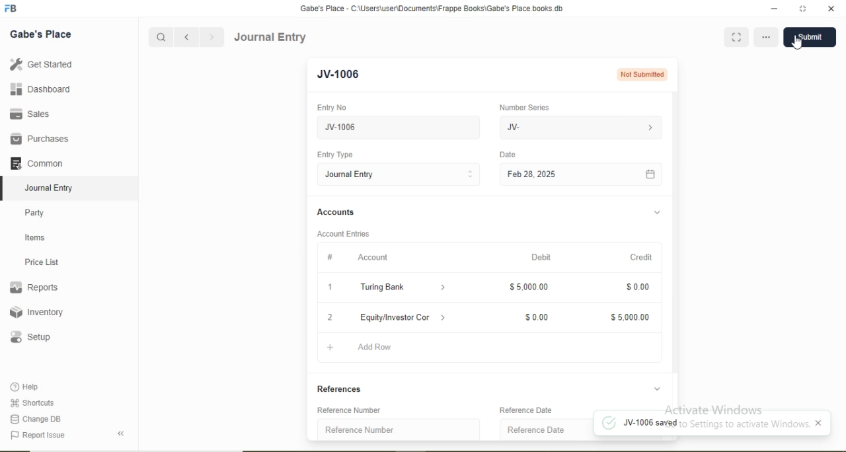  What do you see at coordinates (351, 174) in the screenshot?
I see `Journal Entry` at bounding box center [351, 174].